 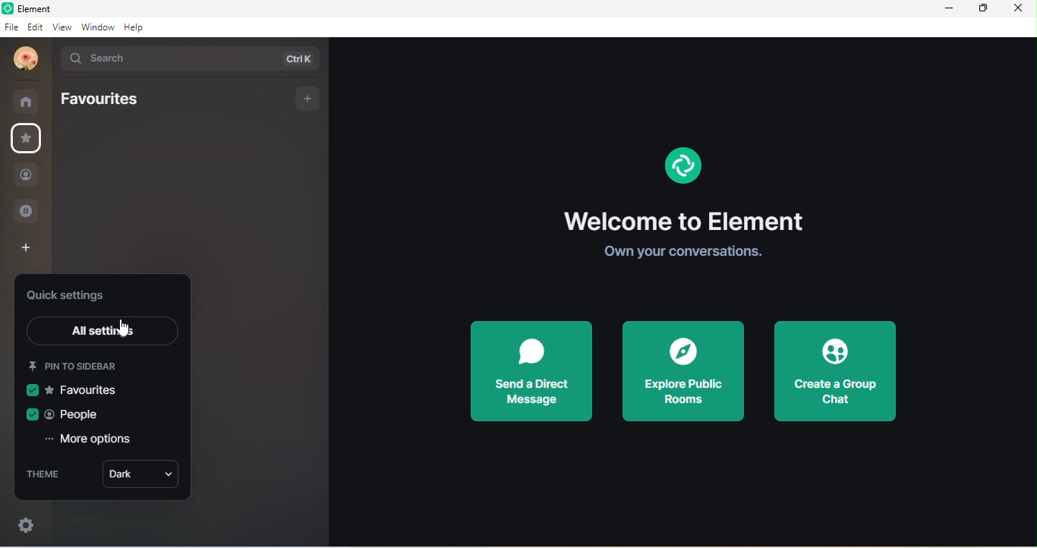 I want to click on drop down, so click(x=53, y=57).